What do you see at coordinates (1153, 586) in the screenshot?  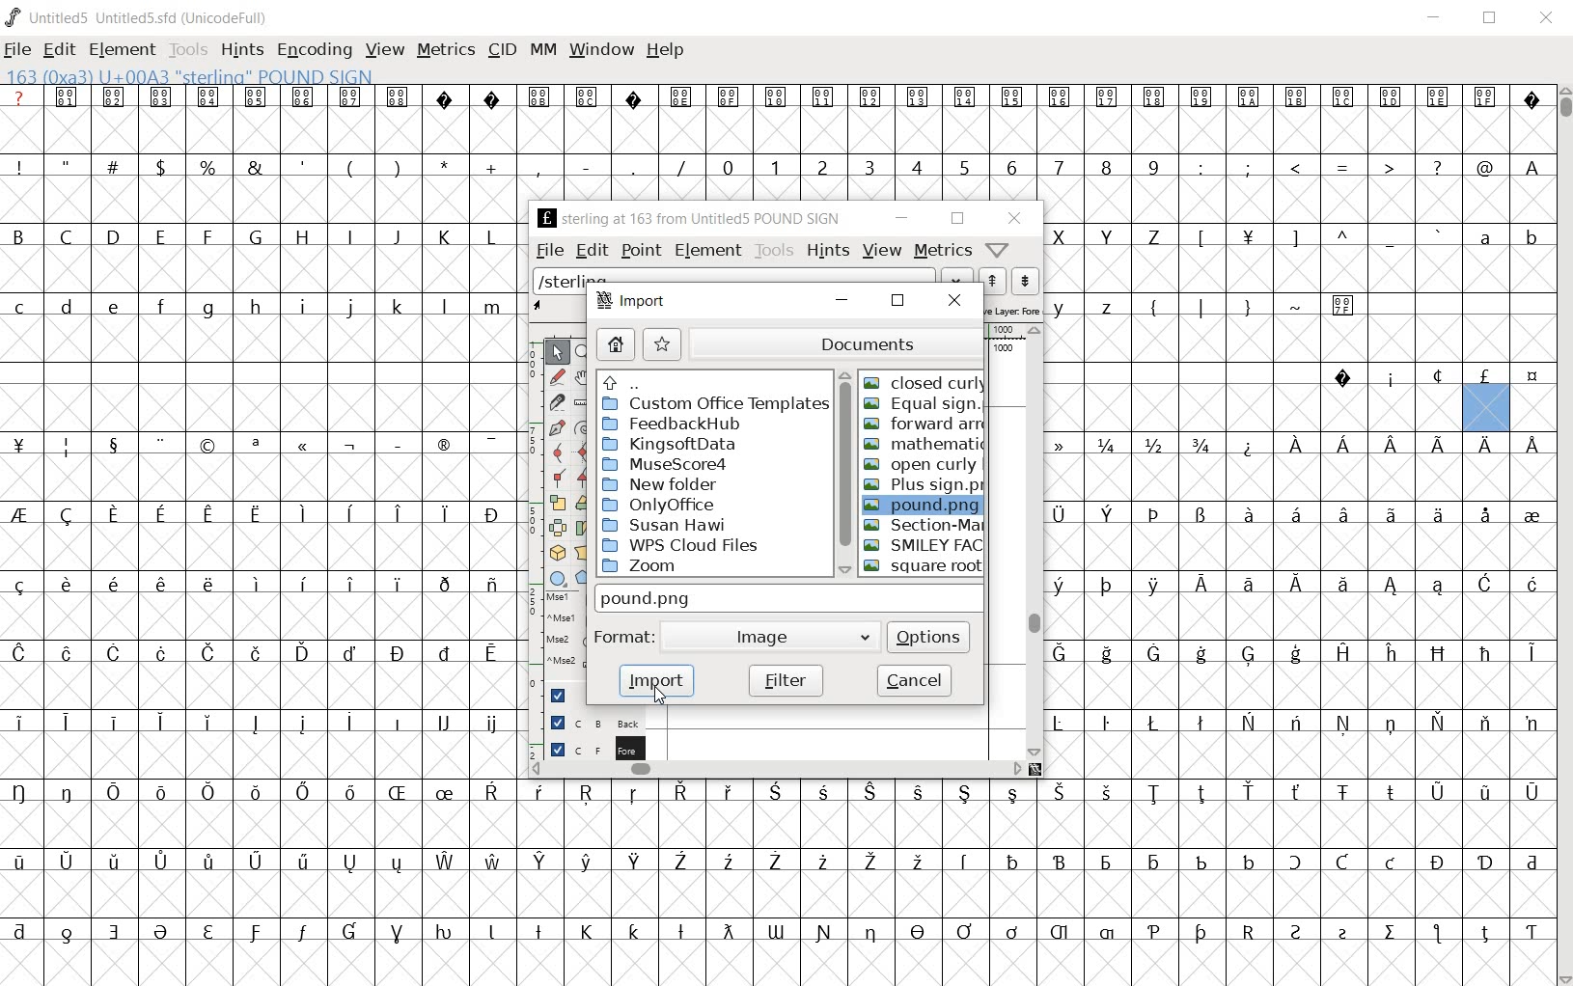 I see `Symbol` at bounding box center [1153, 586].